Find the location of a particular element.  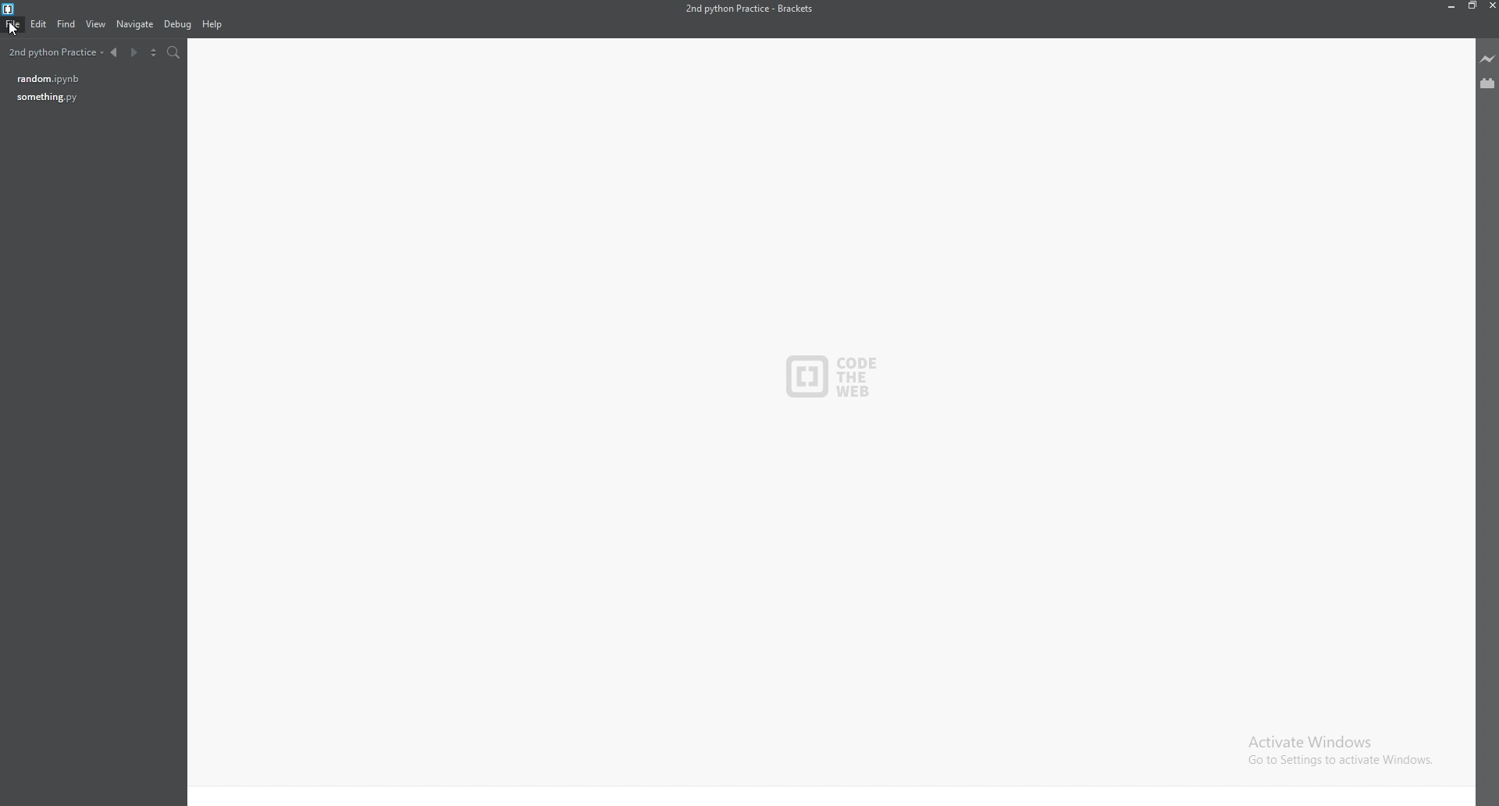

navigate is located at coordinates (137, 24).